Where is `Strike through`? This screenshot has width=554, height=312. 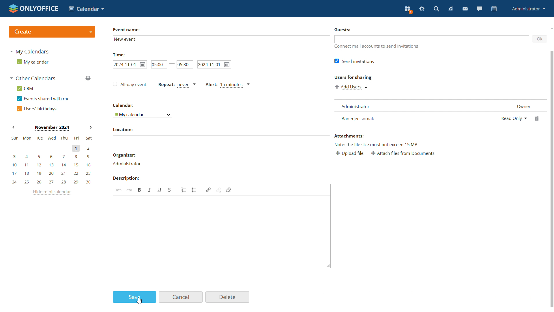
Strike through is located at coordinates (170, 190).